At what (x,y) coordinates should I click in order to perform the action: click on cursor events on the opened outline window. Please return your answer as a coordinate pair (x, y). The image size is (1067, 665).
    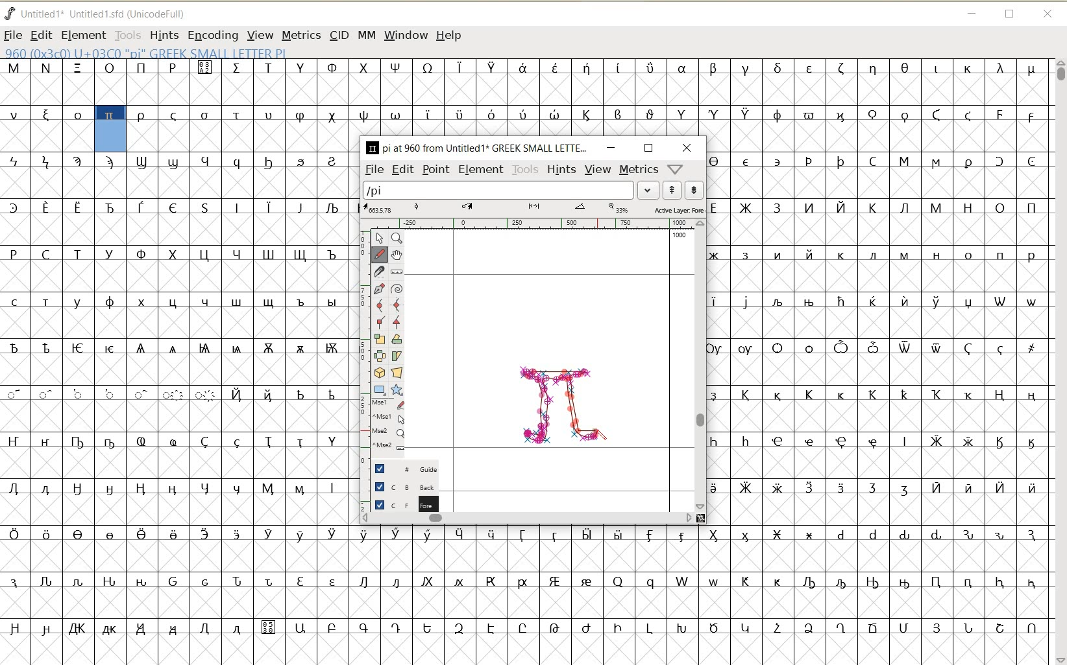
    Looking at the image, I should click on (383, 425).